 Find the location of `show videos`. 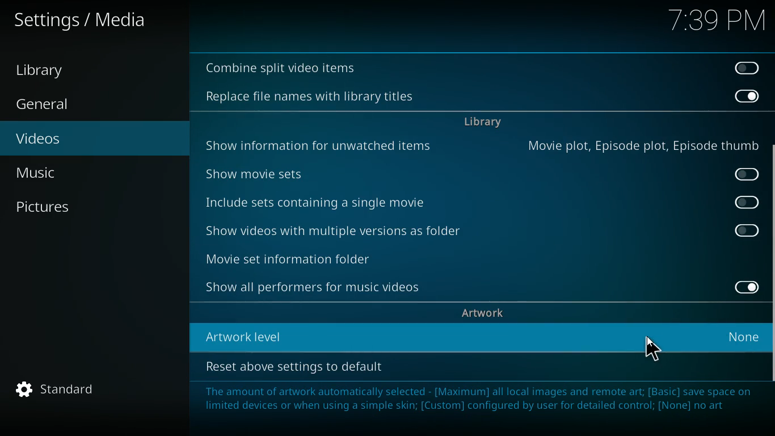

show videos is located at coordinates (343, 232).